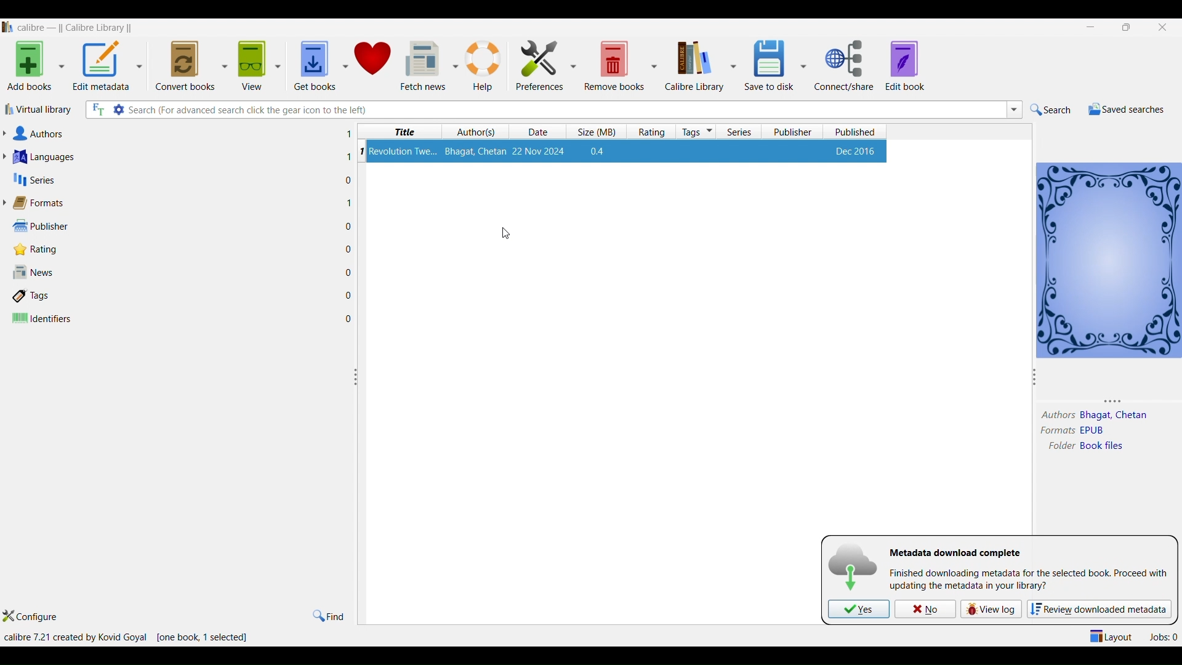 Image resolution: width=1182 pixels, height=665 pixels. Describe the element at coordinates (331, 615) in the screenshot. I see `find` at that location.